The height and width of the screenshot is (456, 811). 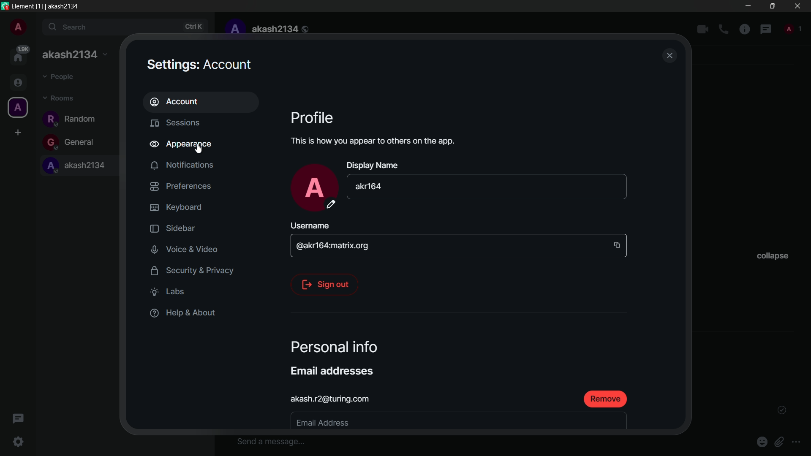 I want to click on close, so click(x=670, y=55).